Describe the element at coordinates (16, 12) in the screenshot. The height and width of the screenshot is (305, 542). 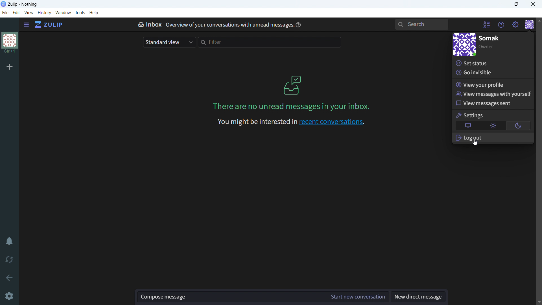
I see `edit` at that location.